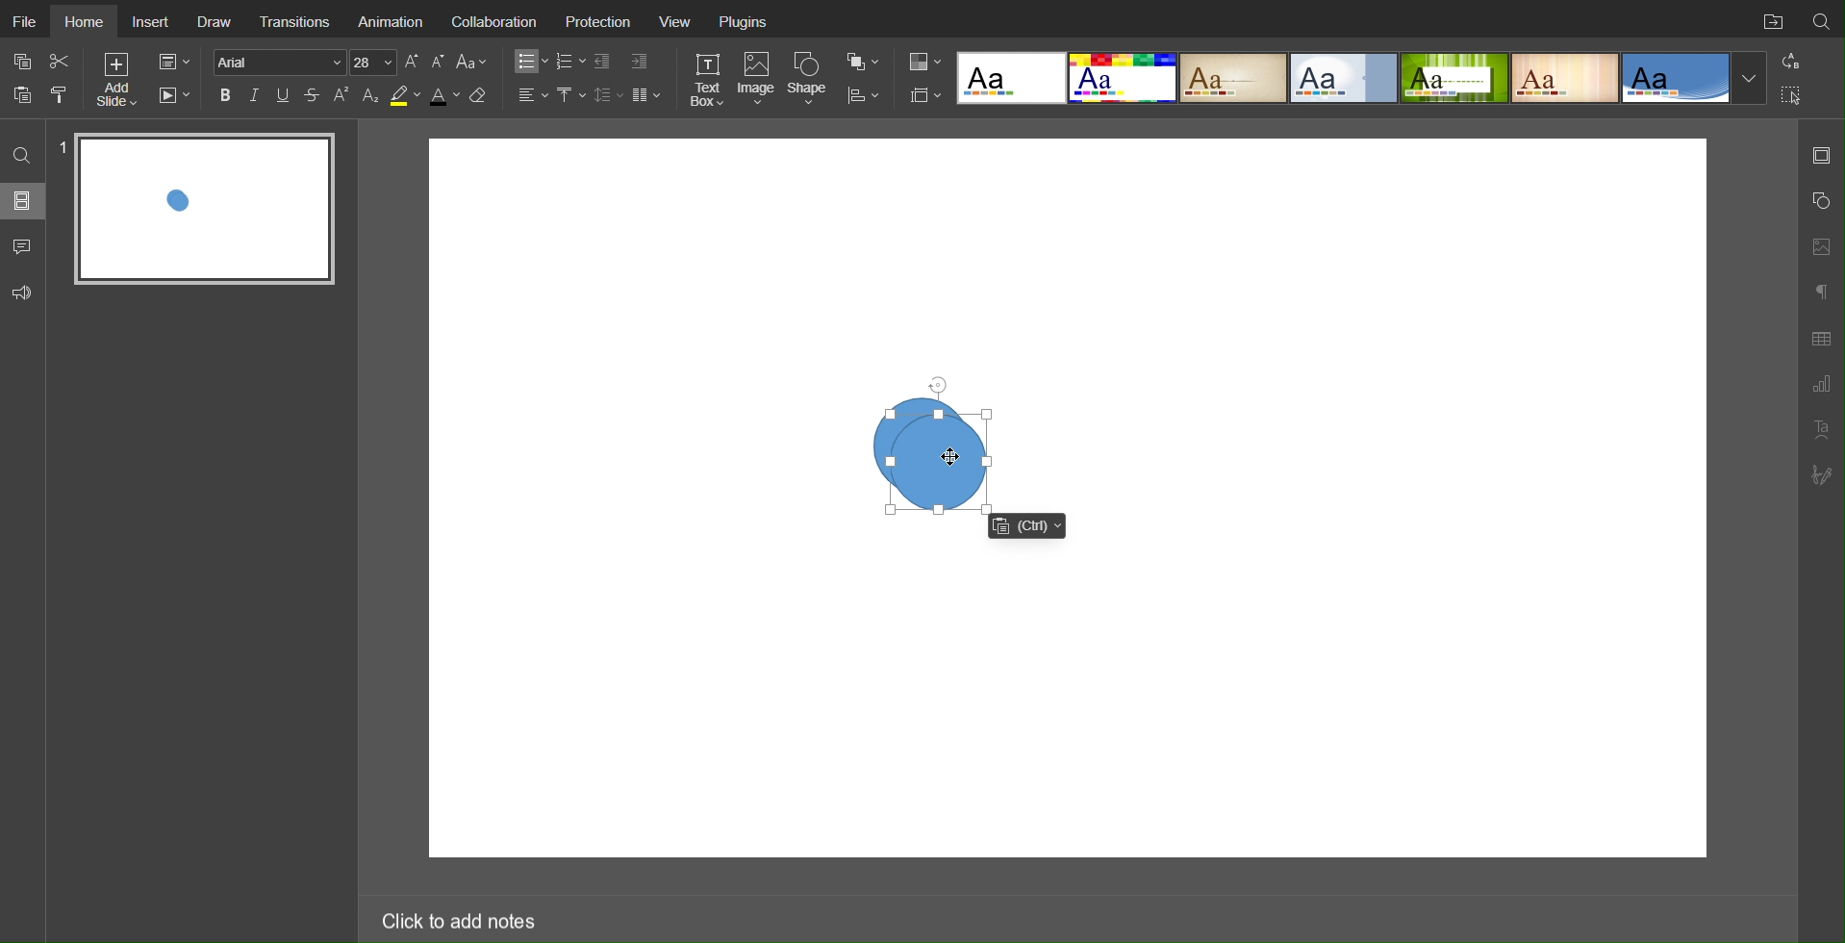  I want to click on Collaboration, so click(498, 22).